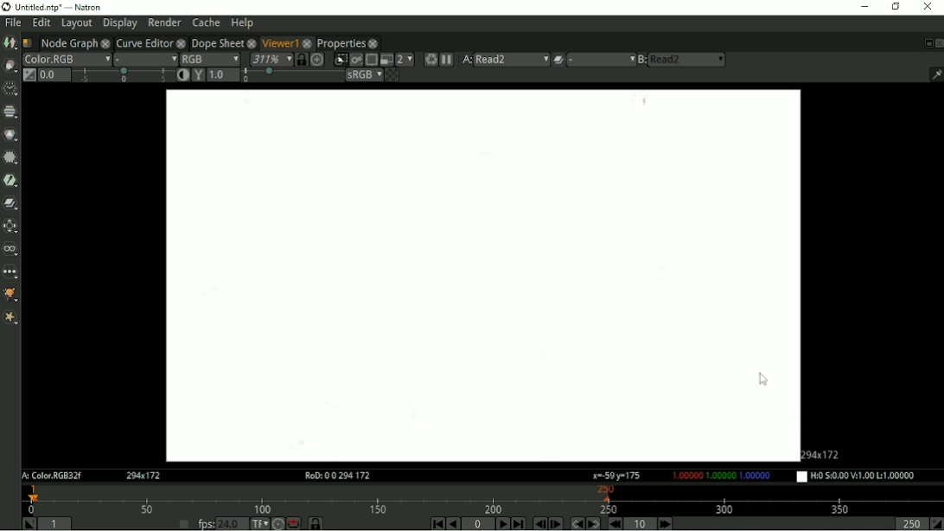 The image size is (944, 531). What do you see at coordinates (467, 60) in the screenshot?
I see `A` at bounding box center [467, 60].